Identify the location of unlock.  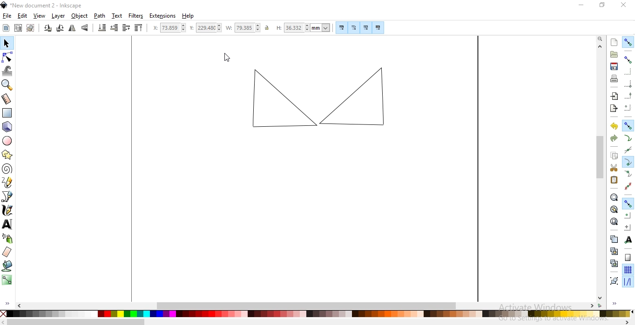
(269, 27).